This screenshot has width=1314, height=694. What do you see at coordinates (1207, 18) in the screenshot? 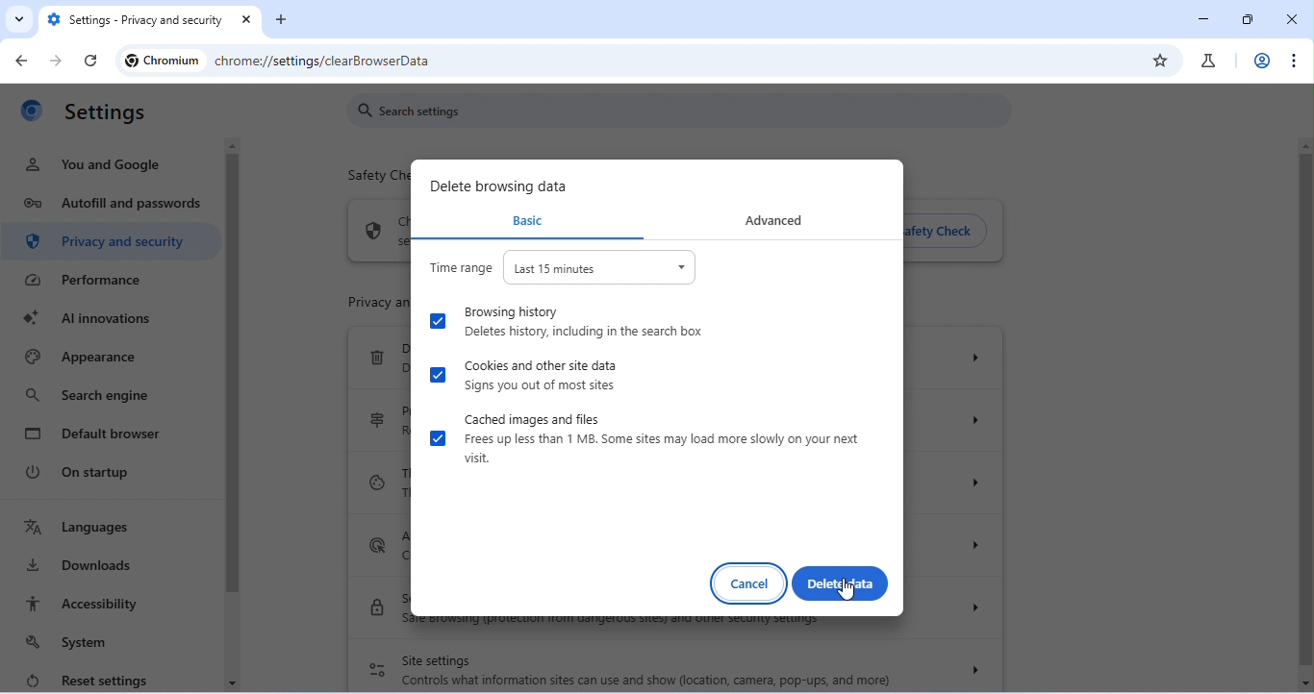
I see `minimize` at bounding box center [1207, 18].